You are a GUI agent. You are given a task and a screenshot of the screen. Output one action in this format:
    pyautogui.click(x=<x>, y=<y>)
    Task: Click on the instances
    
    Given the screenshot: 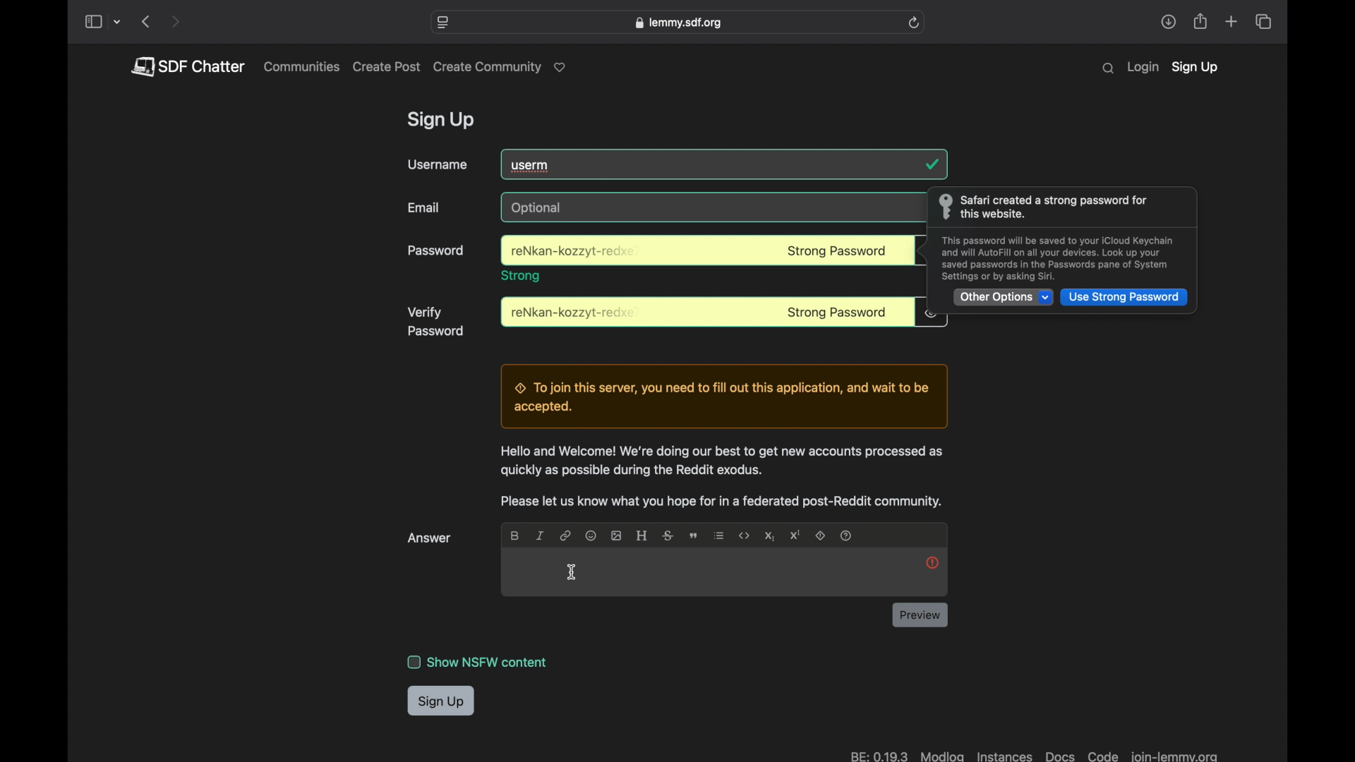 What is the action you would take?
    pyautogui.click(x=1003, y=754)
    